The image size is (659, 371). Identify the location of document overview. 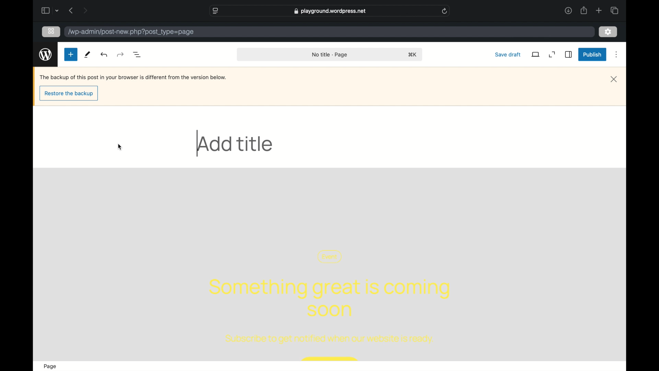
(137, 55).